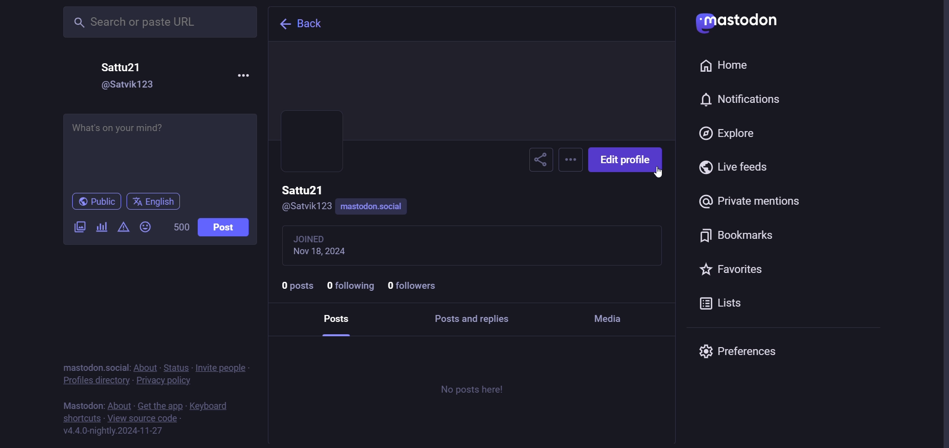 The image size is (949, 448). I want to click on get the app, so click(160, 406).